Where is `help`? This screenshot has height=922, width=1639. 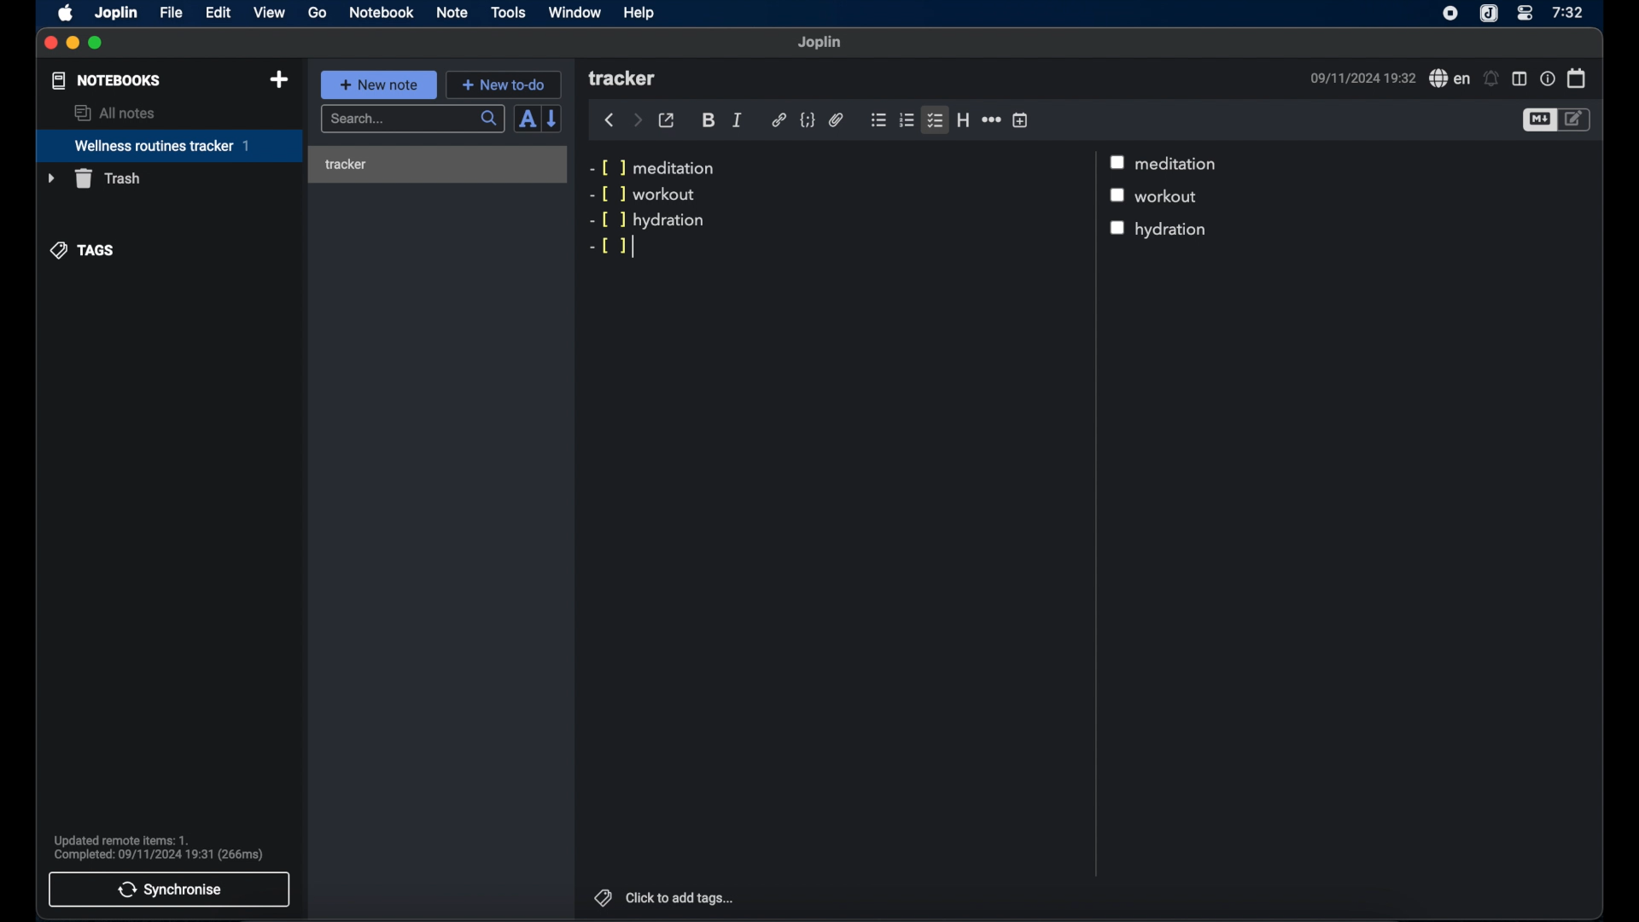
help is located at coordinates (640, 13).